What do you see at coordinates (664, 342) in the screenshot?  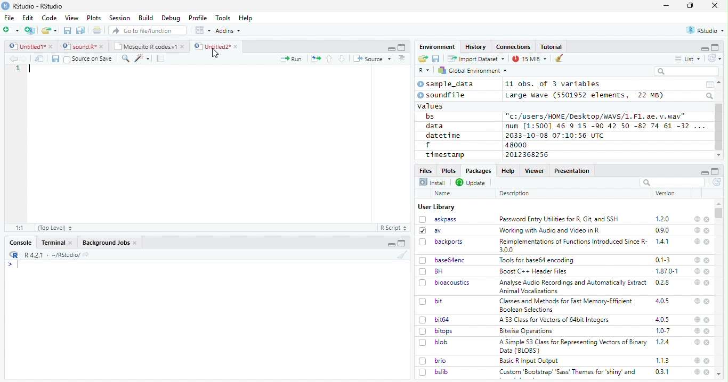 I see `1.2.4` at bounding box center [664, 342].